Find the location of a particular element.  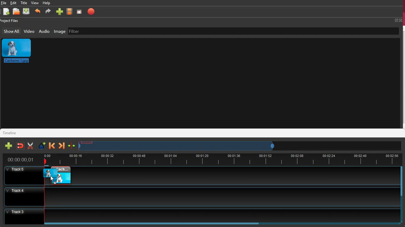

video is located at coordinates (29, 31).